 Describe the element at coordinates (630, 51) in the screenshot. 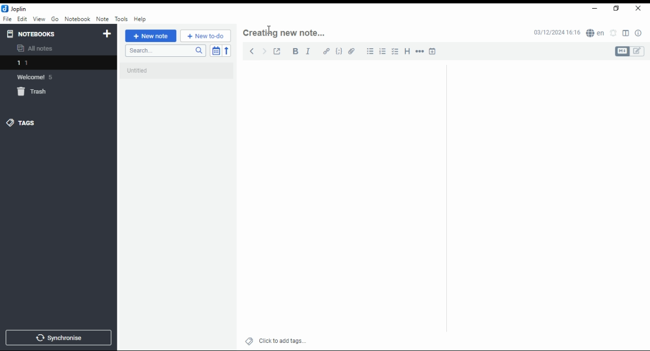

I see `toggle editors` at that location.